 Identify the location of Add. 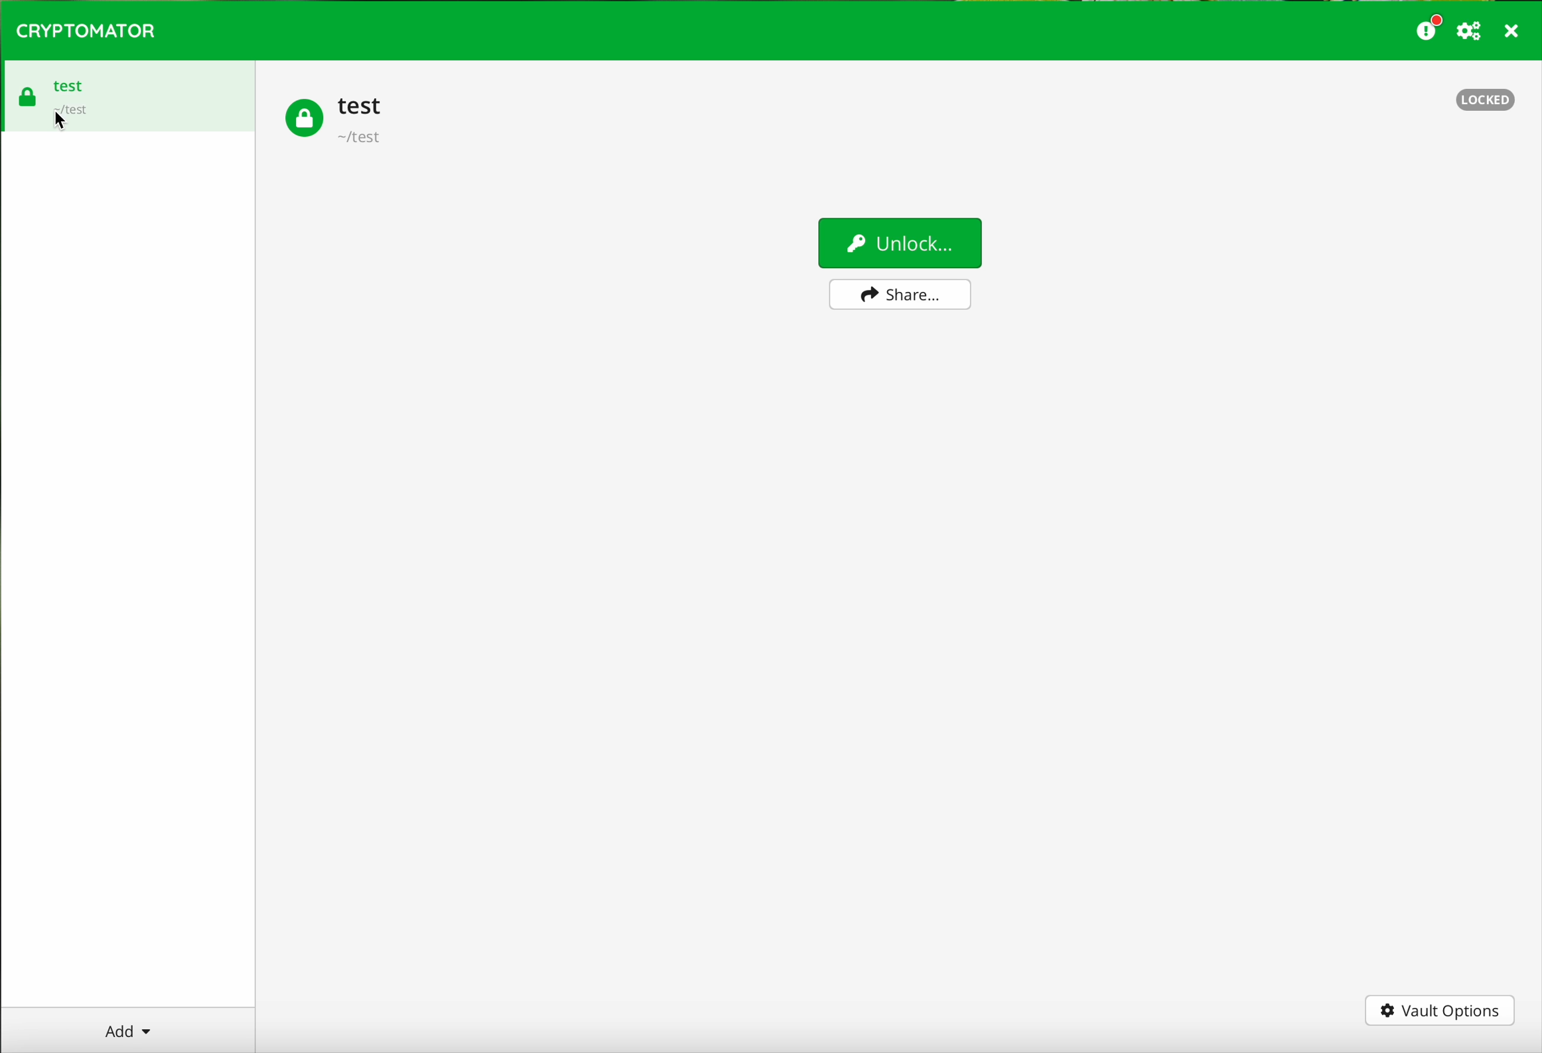
(130, 1026).